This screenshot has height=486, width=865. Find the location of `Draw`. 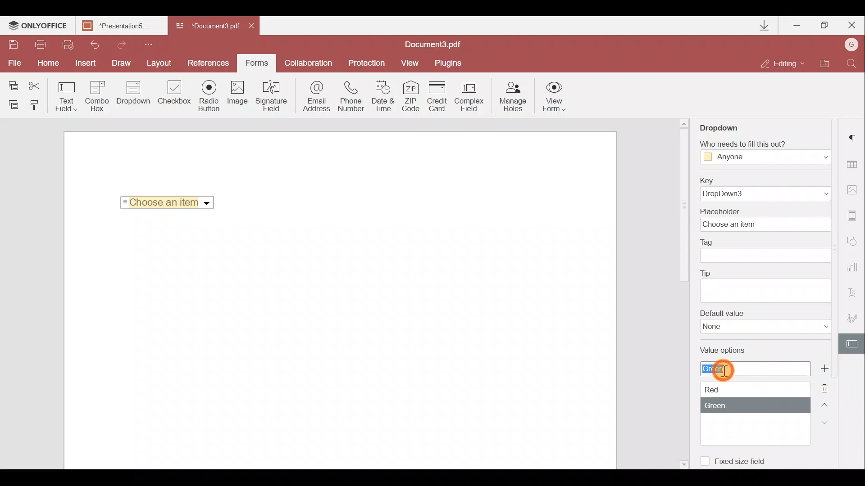

Draw is located at coordinates (123, 63).